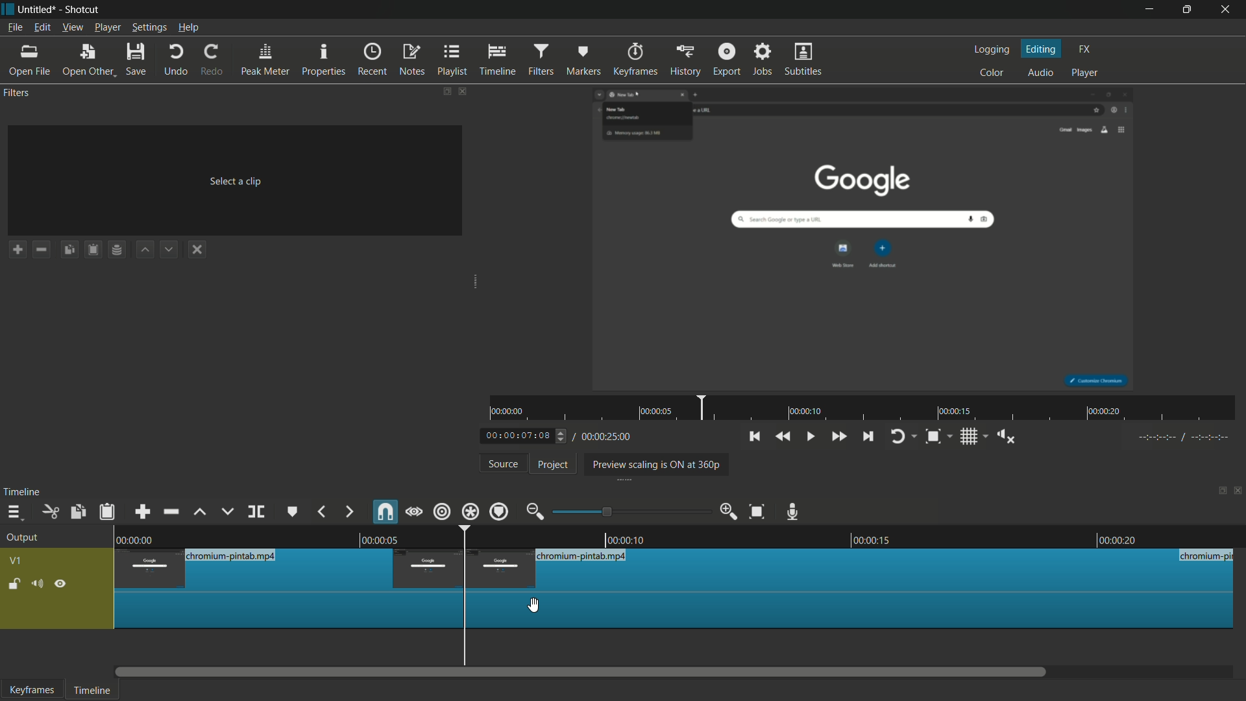 The width and height of the screenshot is (1246, 701). I want to click on cut, so click(50, 513).